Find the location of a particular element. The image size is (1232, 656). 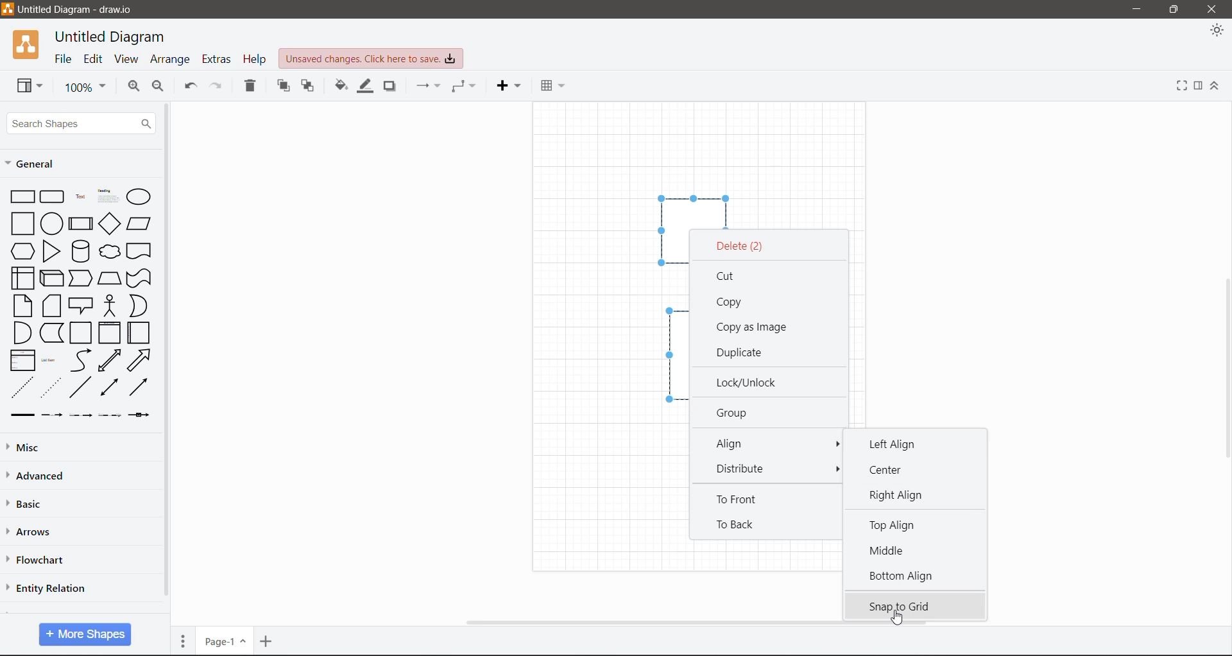

Advanced is located at coordinates (44, 476).